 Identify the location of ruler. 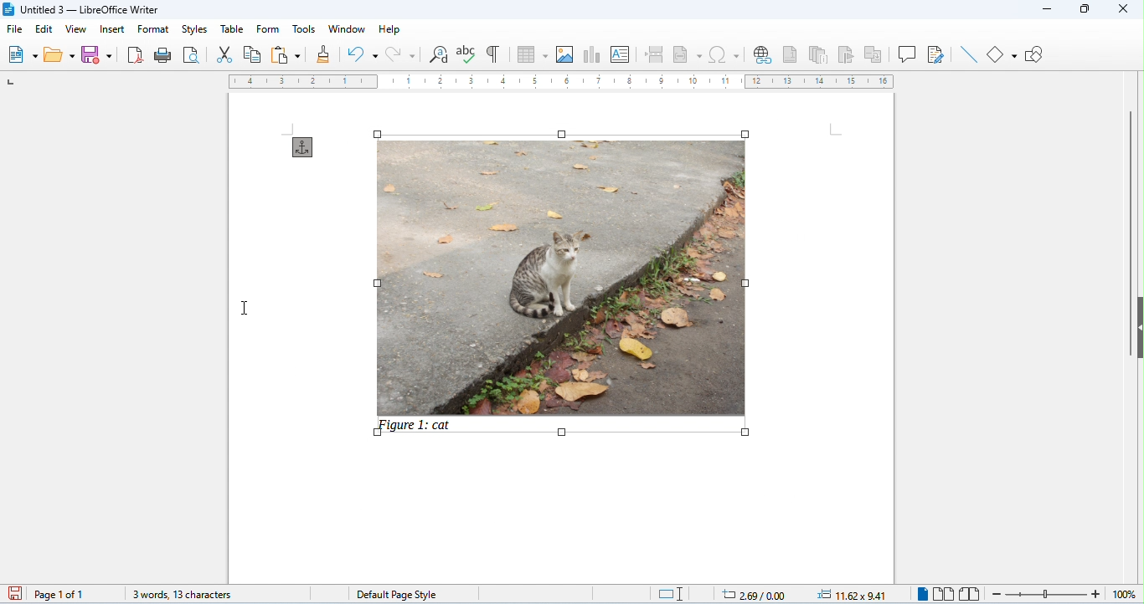
(562, 83).